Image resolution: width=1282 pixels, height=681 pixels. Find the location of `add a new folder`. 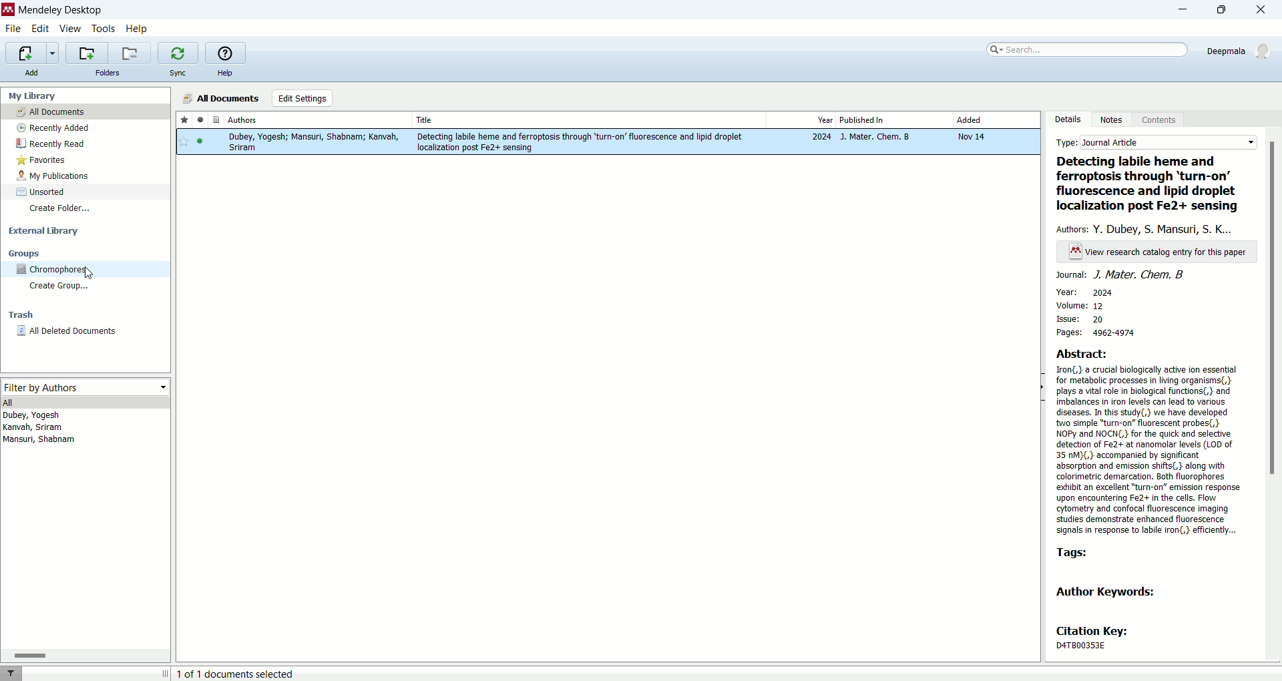

add a new folder is located at coordinates (86, 53).